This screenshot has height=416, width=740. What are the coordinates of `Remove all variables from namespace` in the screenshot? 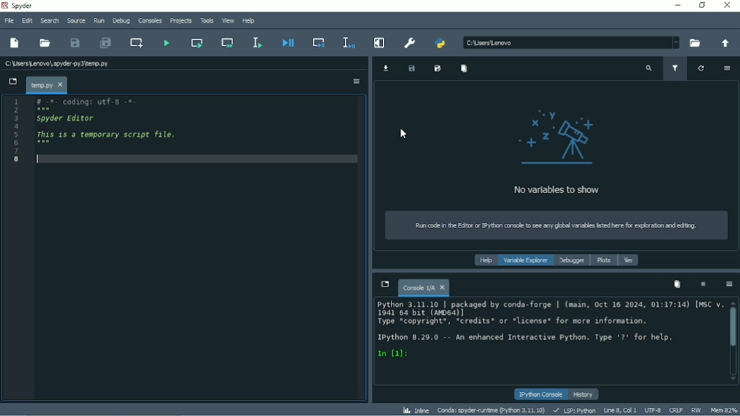 It's located at (677, 284).